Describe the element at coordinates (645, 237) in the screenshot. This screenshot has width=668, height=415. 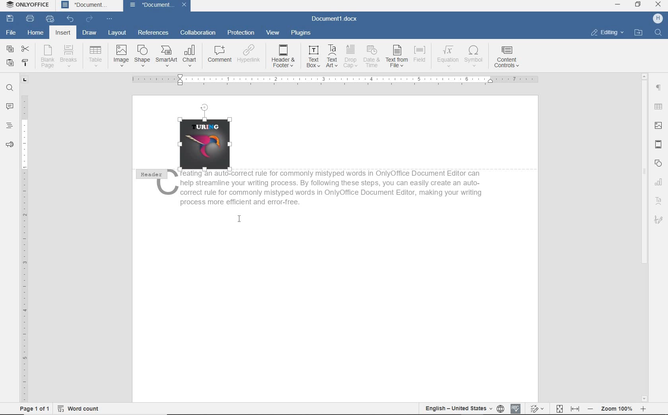
I see `SCROLLBAR` at that location.